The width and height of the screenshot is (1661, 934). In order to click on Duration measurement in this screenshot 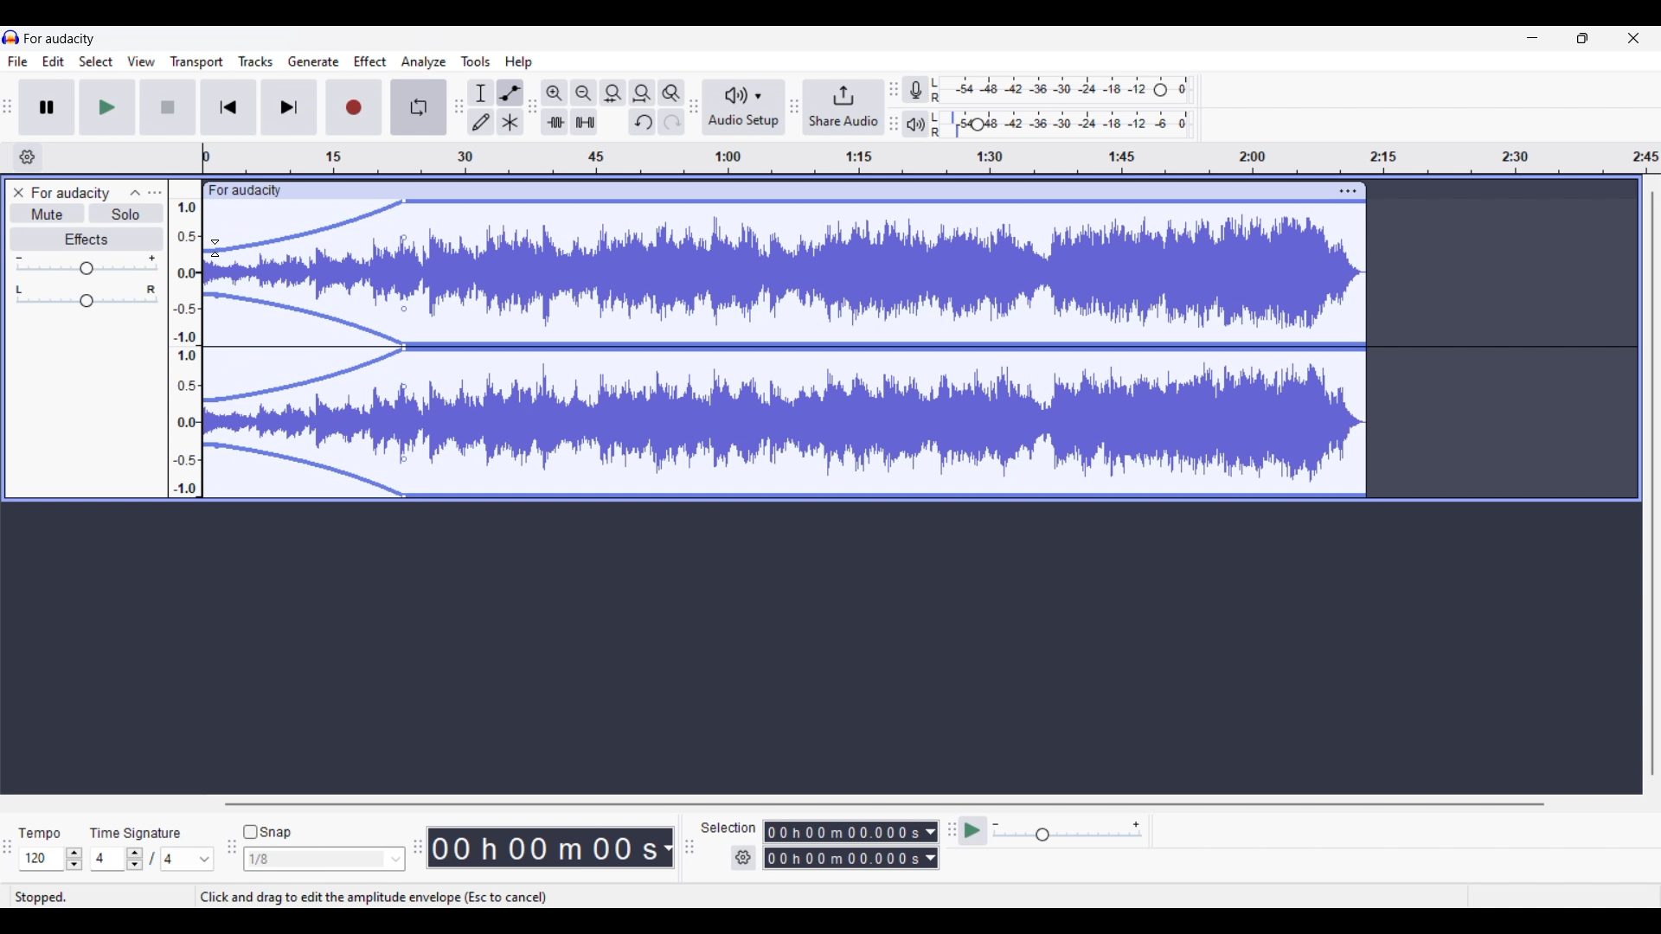, I will do `click(932, 845)`.